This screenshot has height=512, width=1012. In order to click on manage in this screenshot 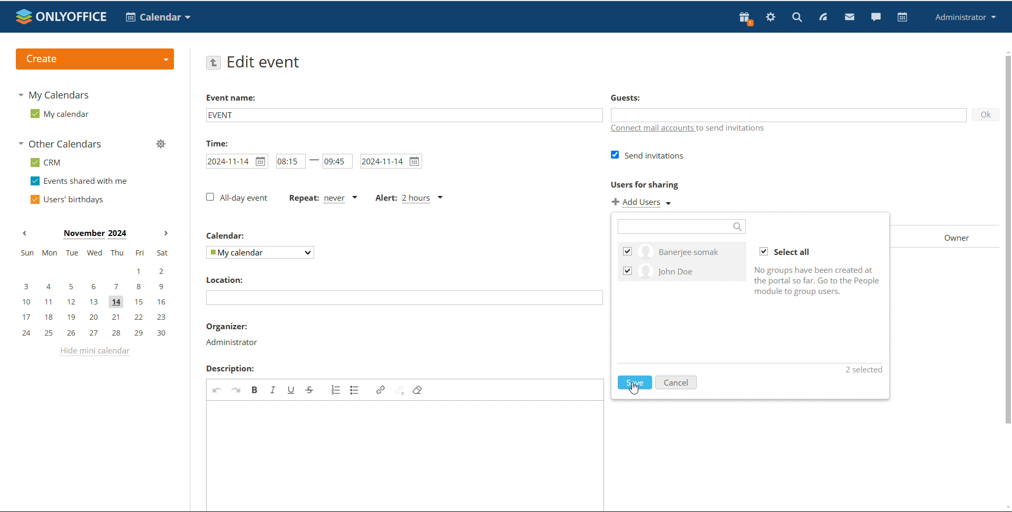, I will do `click(161, 144)`.